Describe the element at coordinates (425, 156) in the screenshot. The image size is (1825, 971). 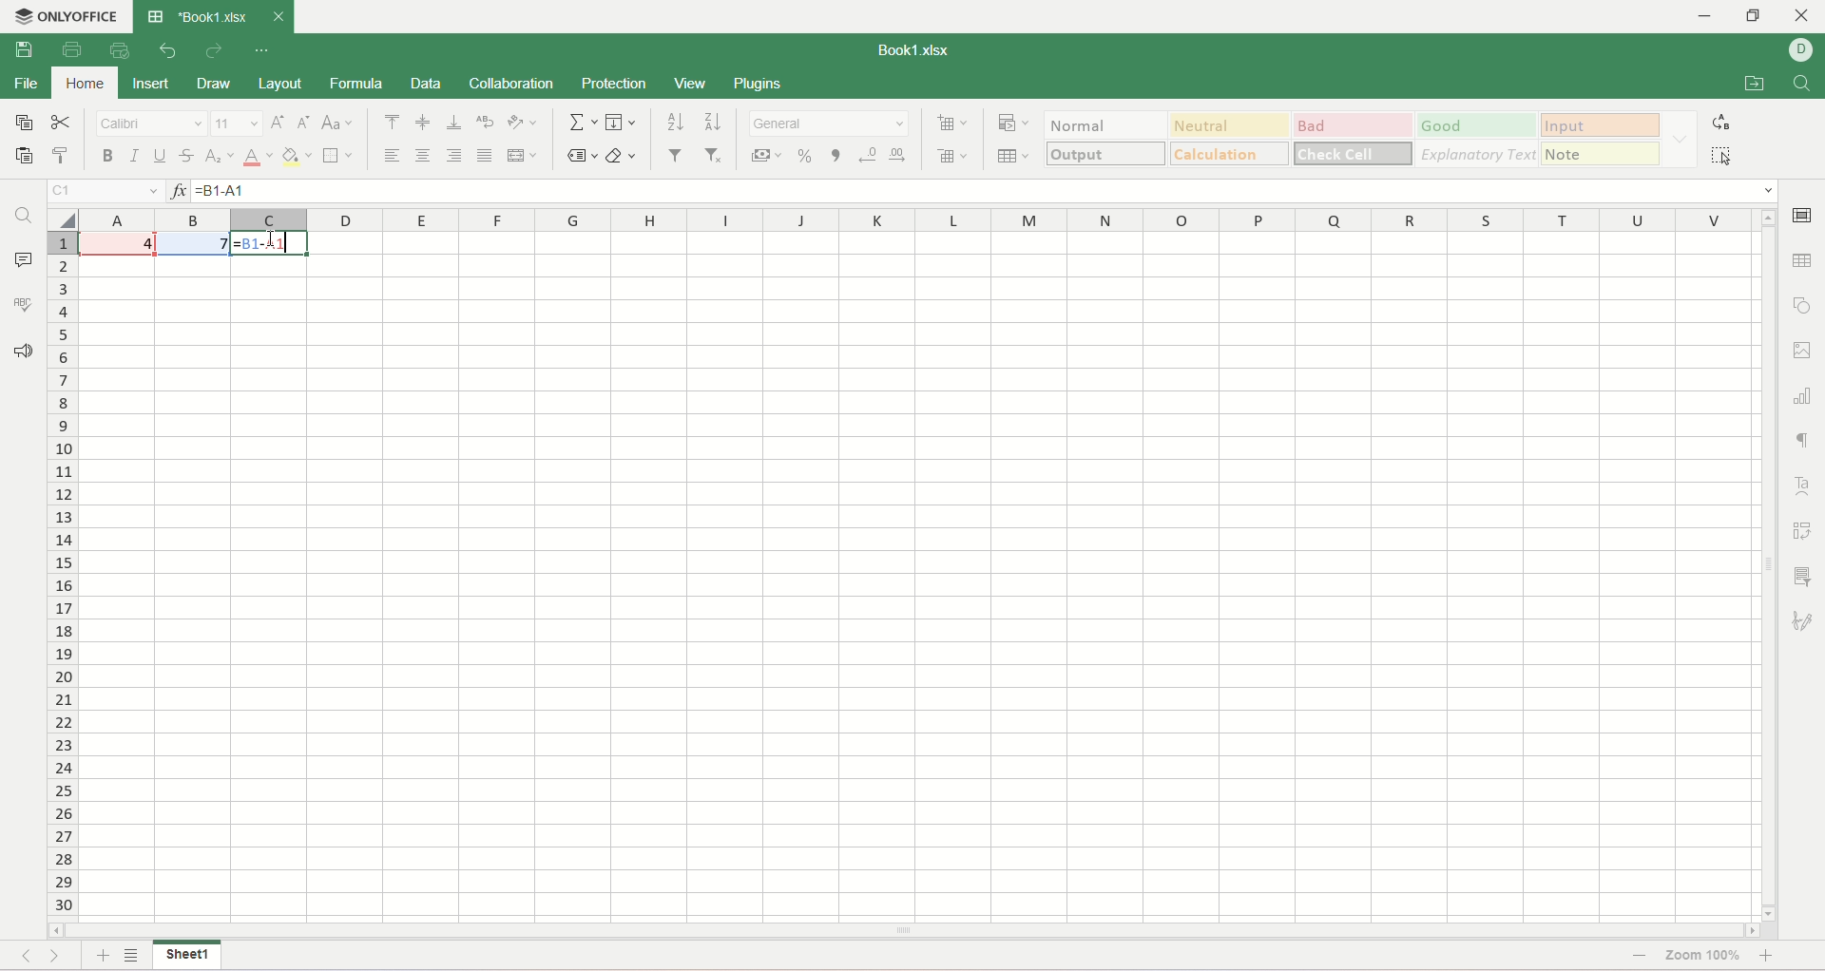
I see `align center` at that location.